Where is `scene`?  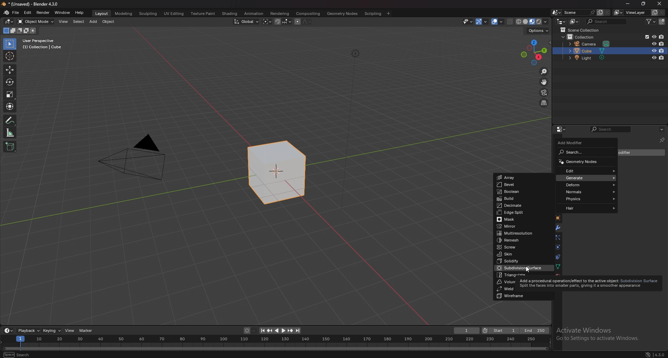
scene is located at coordinates (578, 13).